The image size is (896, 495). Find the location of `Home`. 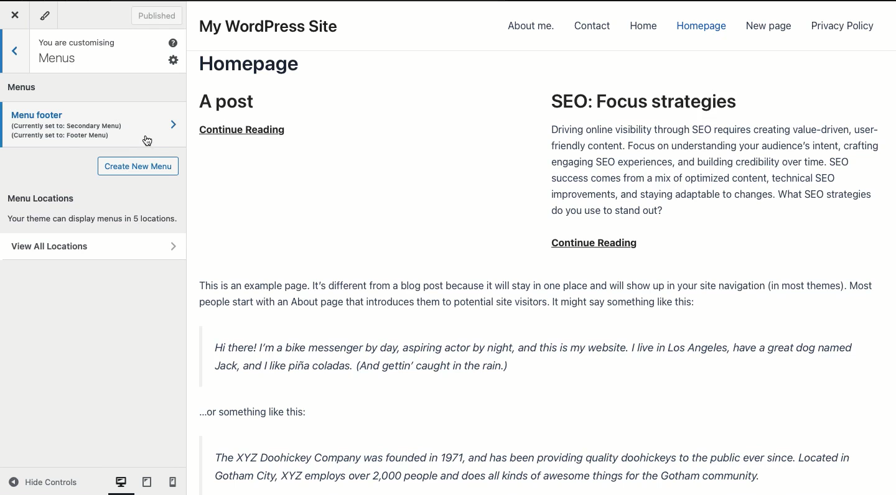

Home is located at coordinates (643, 27).